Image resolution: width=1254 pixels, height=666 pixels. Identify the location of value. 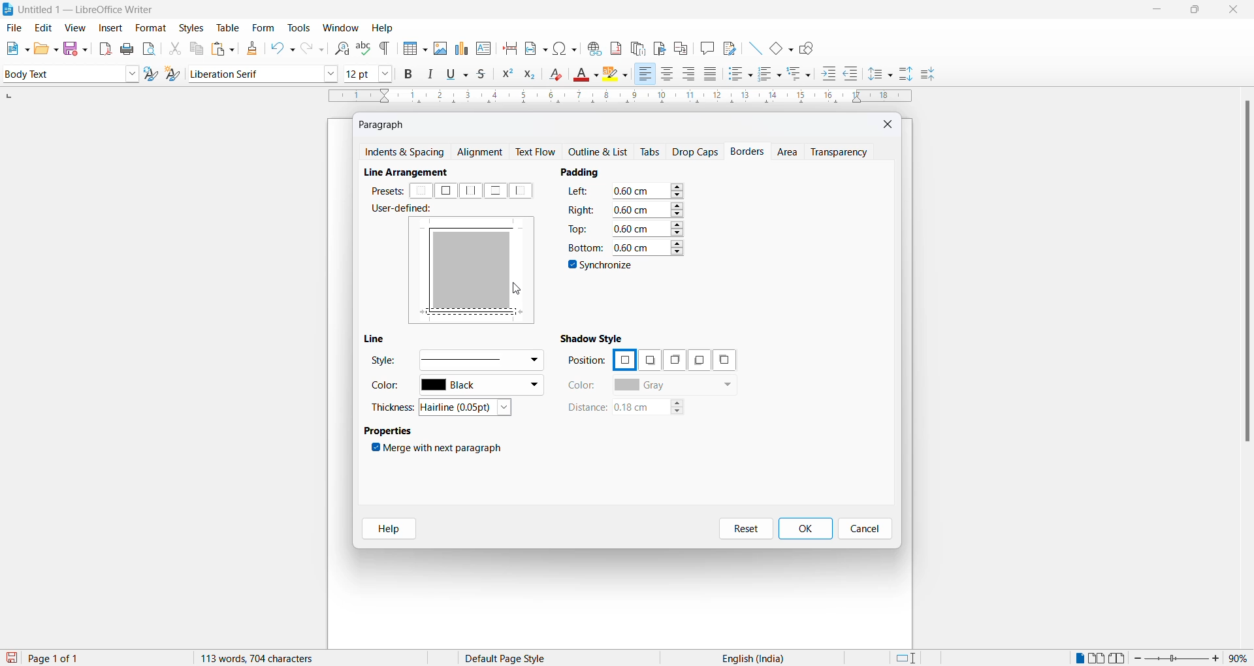
(648, 191).